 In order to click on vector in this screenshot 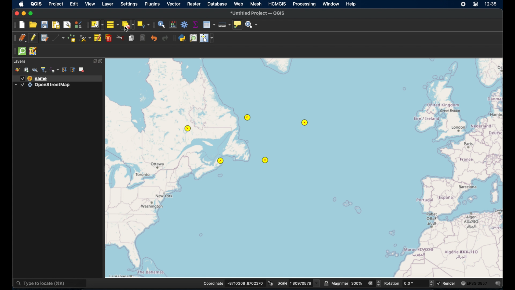, I will do `click(174, 5)`.